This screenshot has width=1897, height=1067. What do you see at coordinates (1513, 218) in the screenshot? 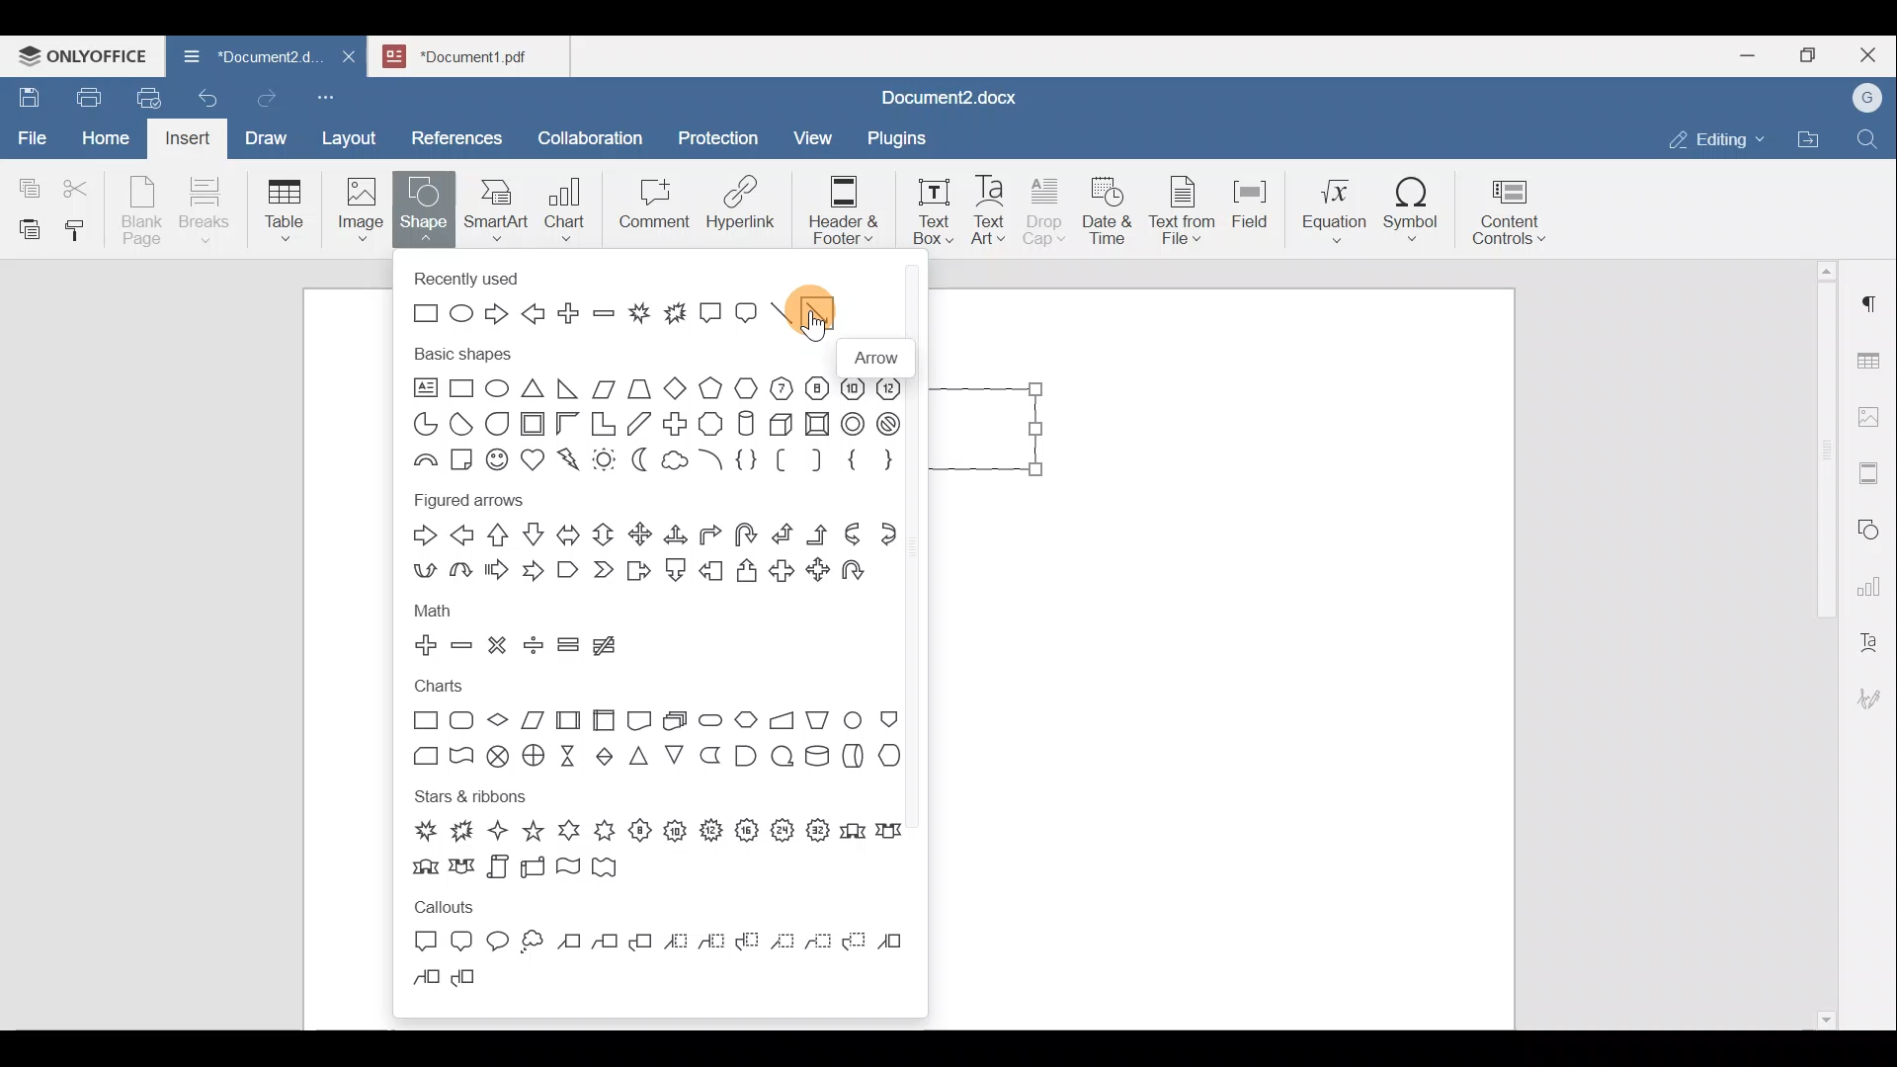
I see `Content controls` at bounding box center [1513, 218].